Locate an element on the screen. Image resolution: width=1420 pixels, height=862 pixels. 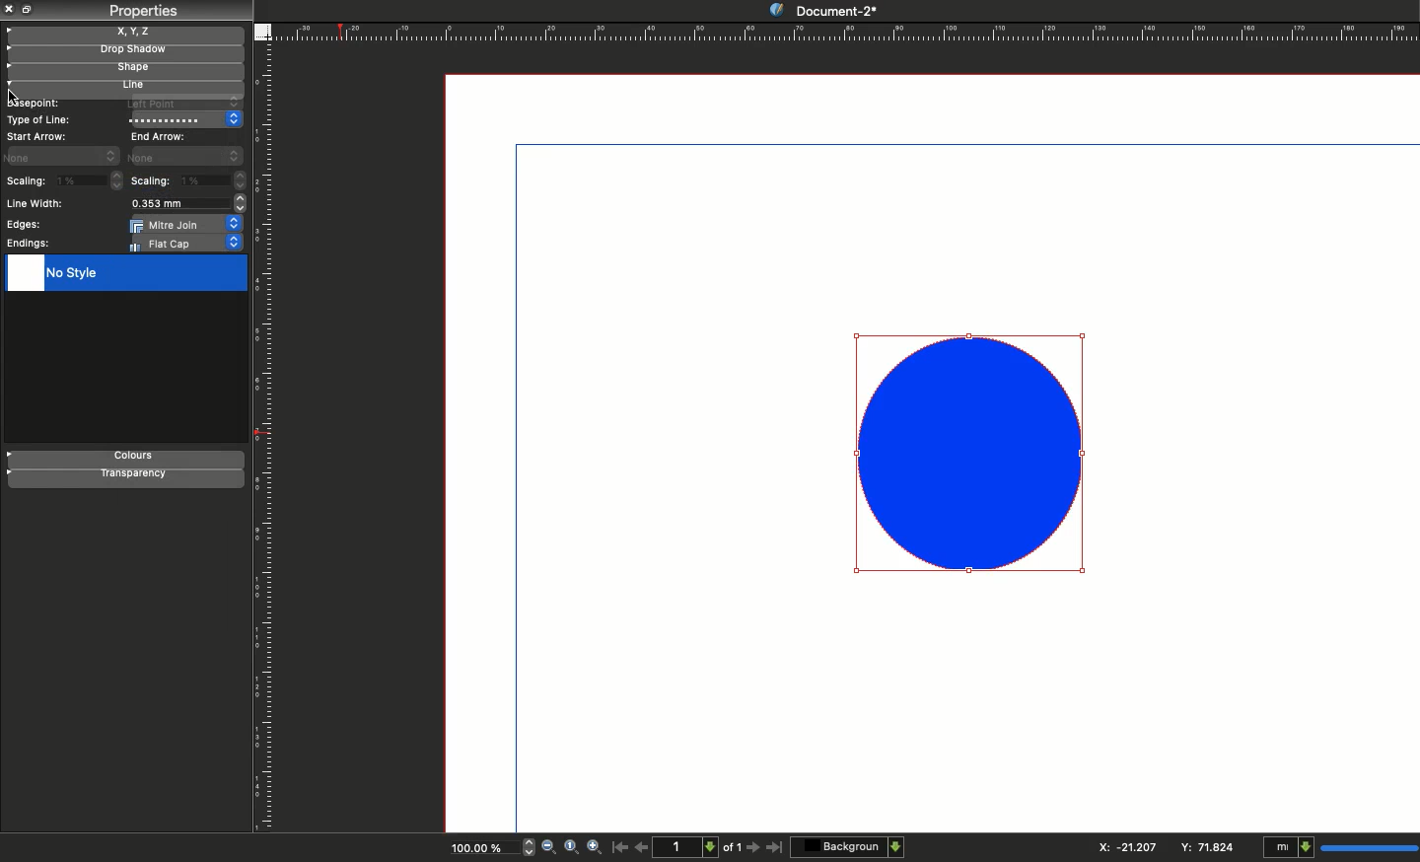
1% is located at coordinates (215, 181).